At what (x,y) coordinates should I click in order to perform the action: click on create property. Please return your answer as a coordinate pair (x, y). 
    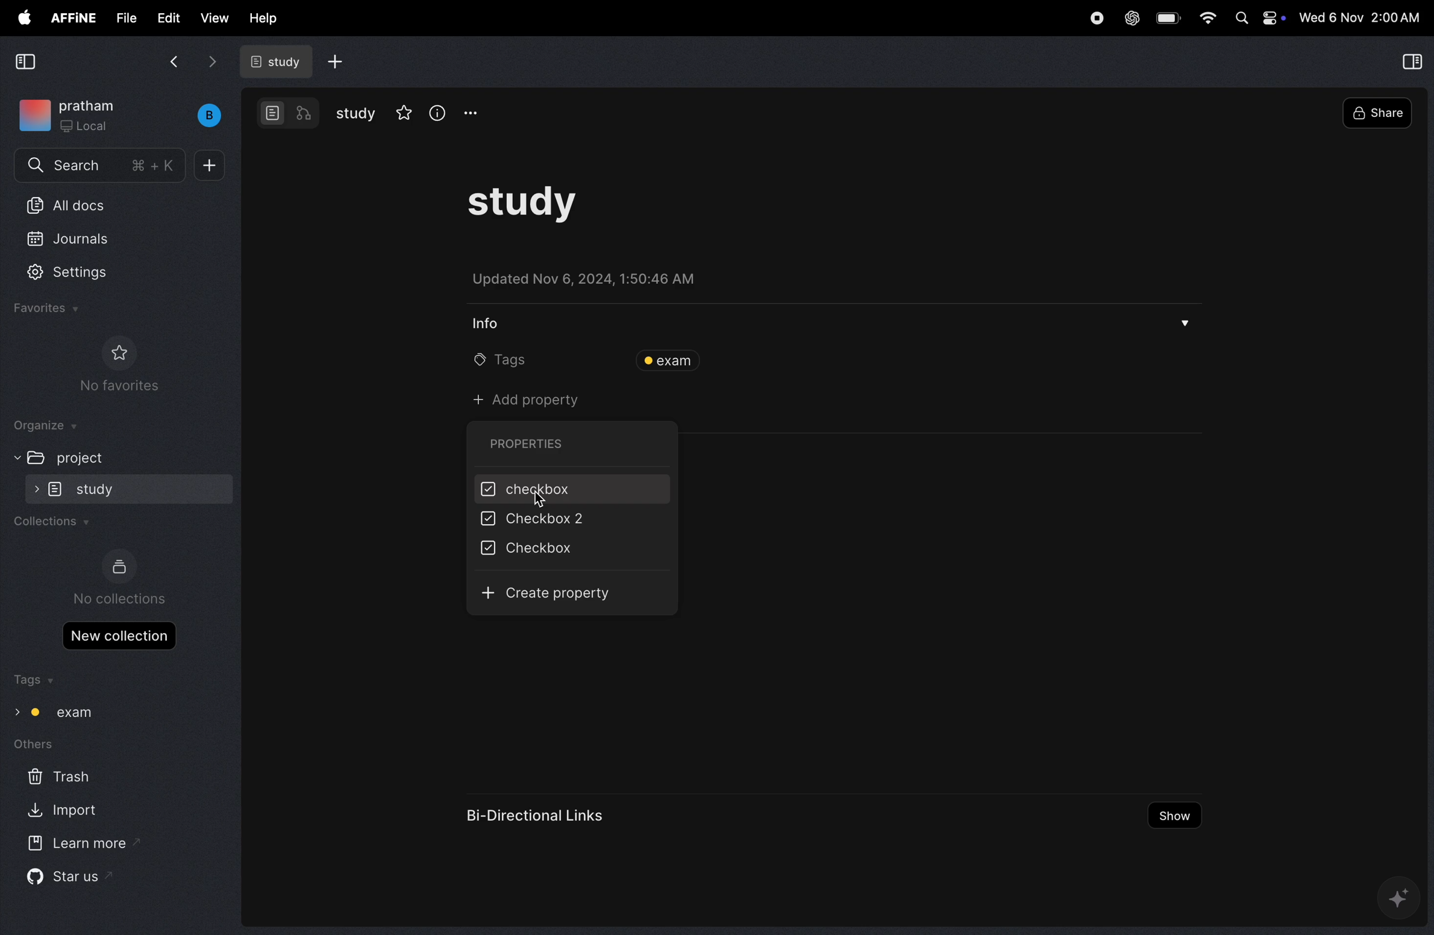
    Looking at the image, I should click on (567, 593).